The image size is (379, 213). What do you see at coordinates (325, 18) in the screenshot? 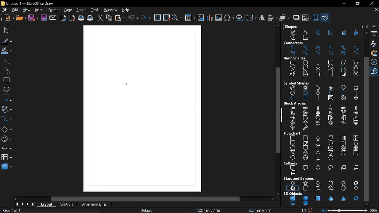
I see `Basic shapes` at bounding box center [325, 18].